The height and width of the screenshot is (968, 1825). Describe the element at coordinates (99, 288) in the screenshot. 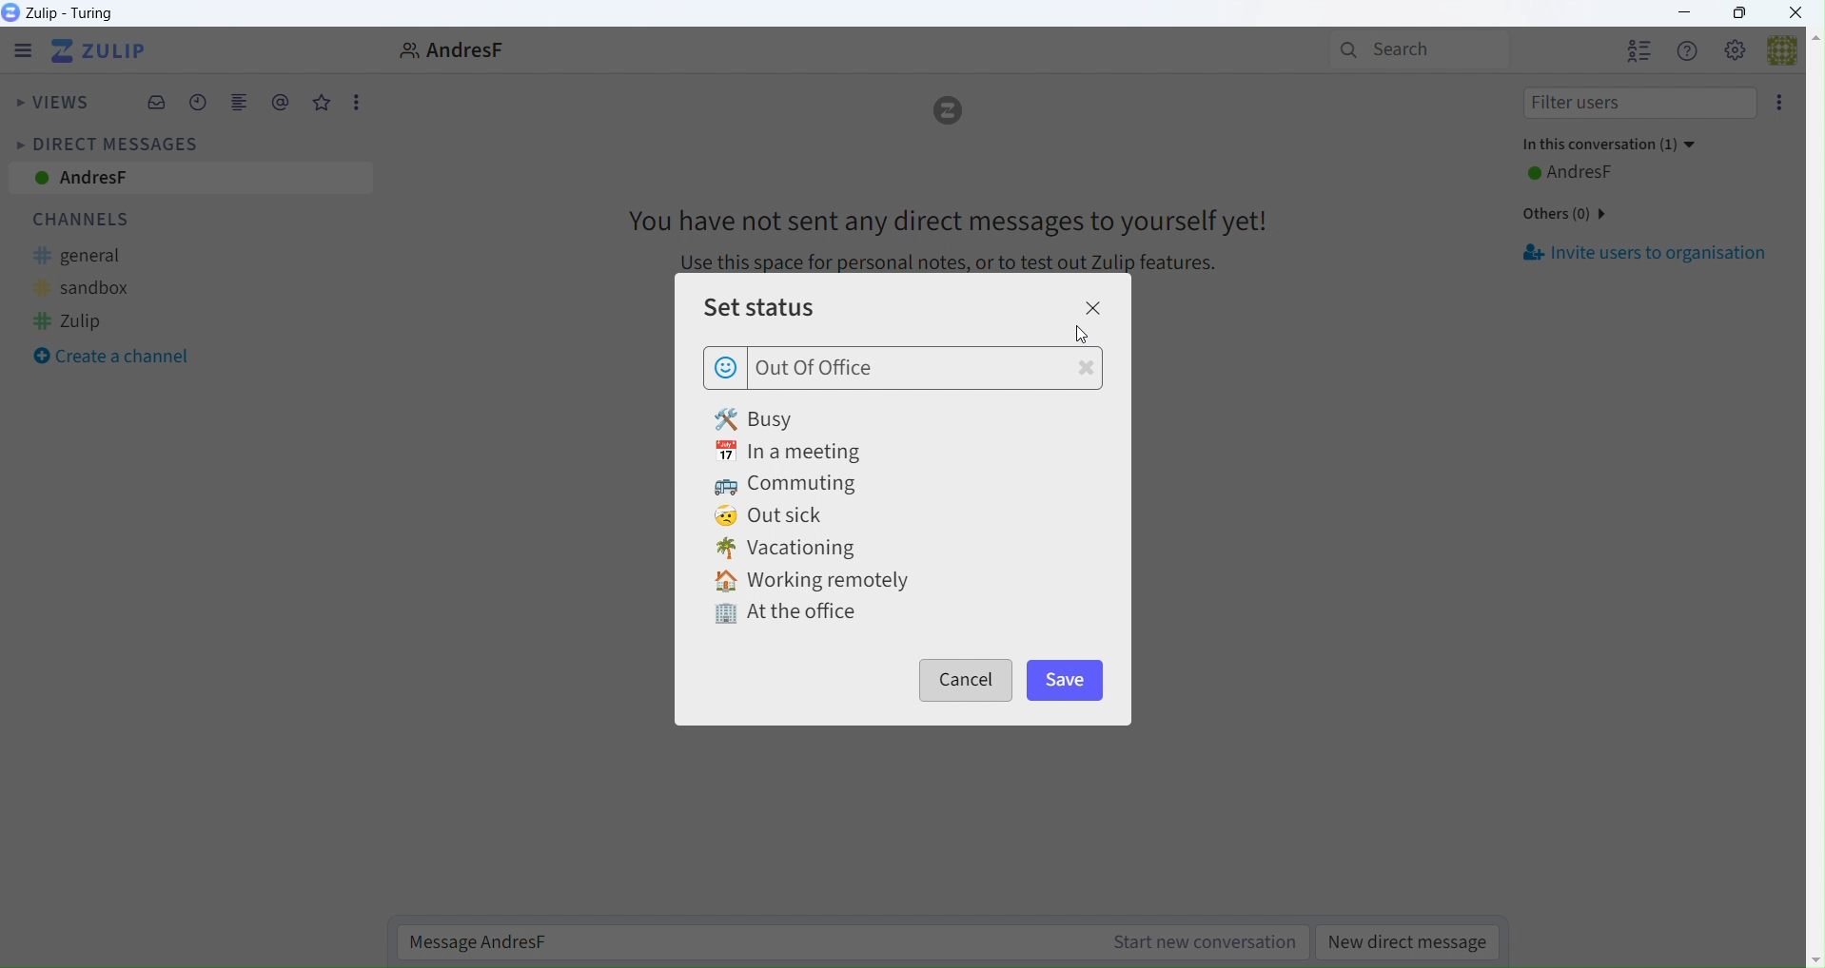

I see `sandbox` at that location.